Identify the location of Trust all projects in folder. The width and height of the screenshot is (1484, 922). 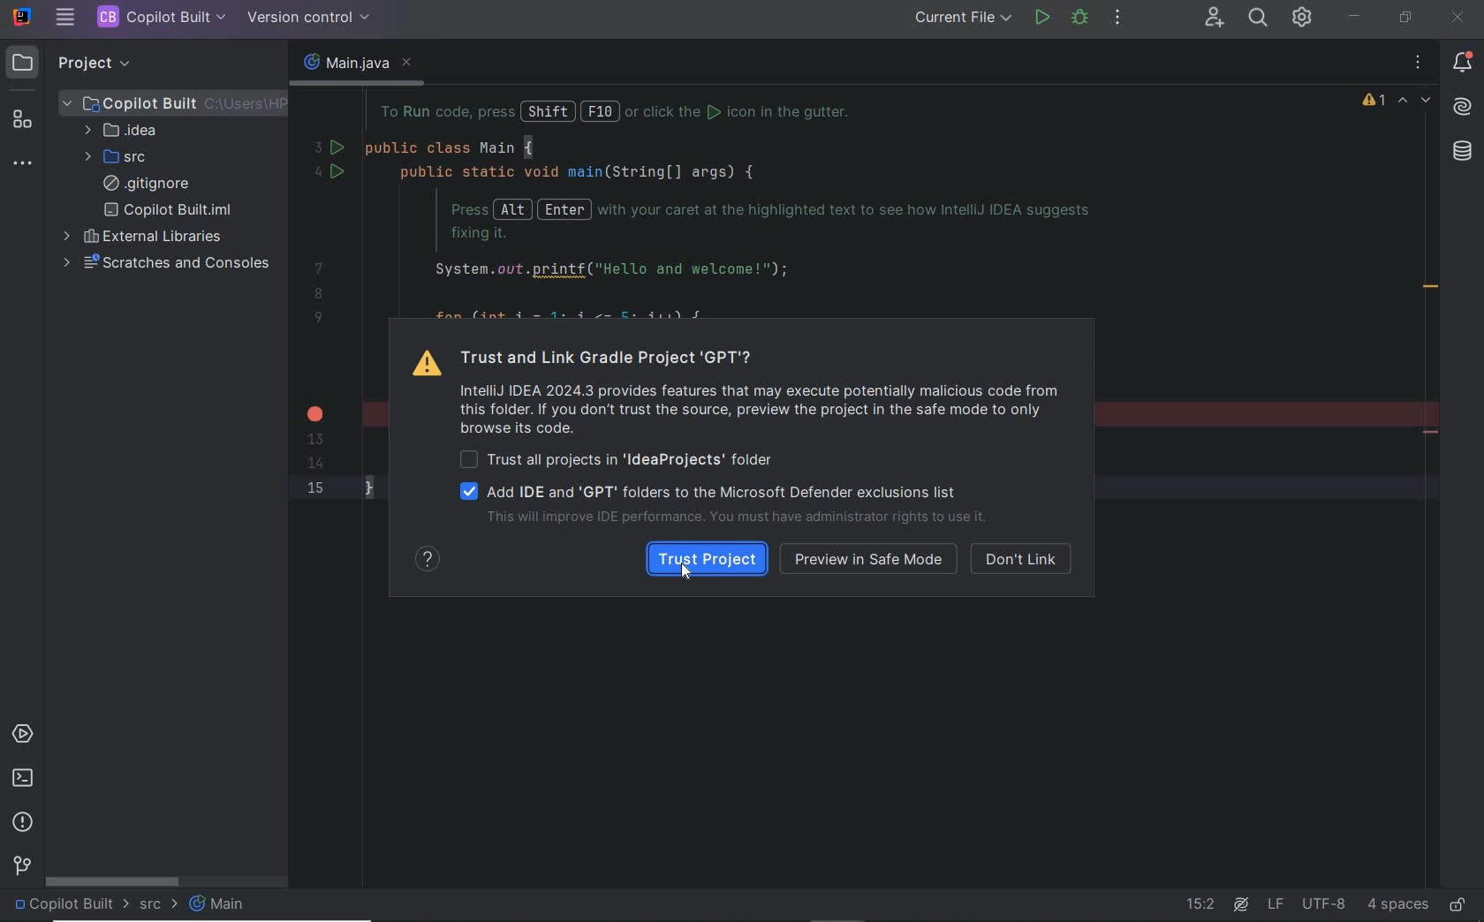
(622, 458).